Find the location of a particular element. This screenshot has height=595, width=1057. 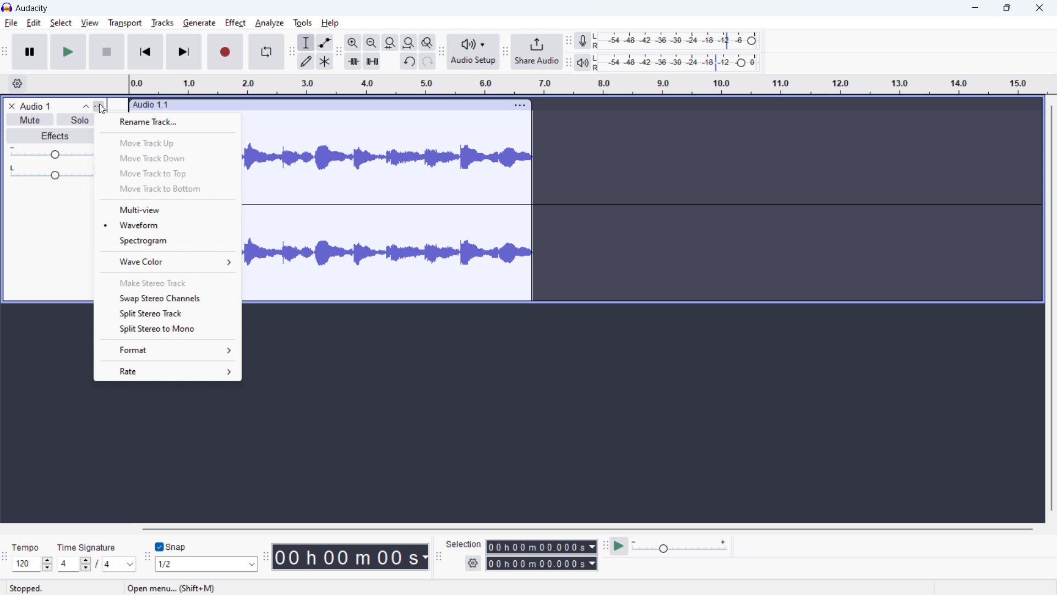

playback meter is located at coordinates (585, 62).